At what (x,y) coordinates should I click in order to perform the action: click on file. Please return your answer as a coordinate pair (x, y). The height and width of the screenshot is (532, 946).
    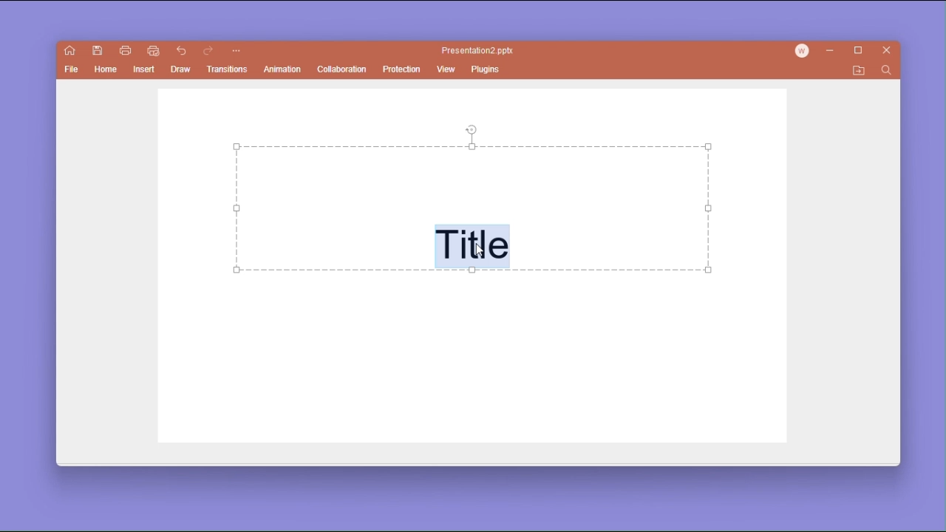
    Looking at the image, I should click on (72, 71).